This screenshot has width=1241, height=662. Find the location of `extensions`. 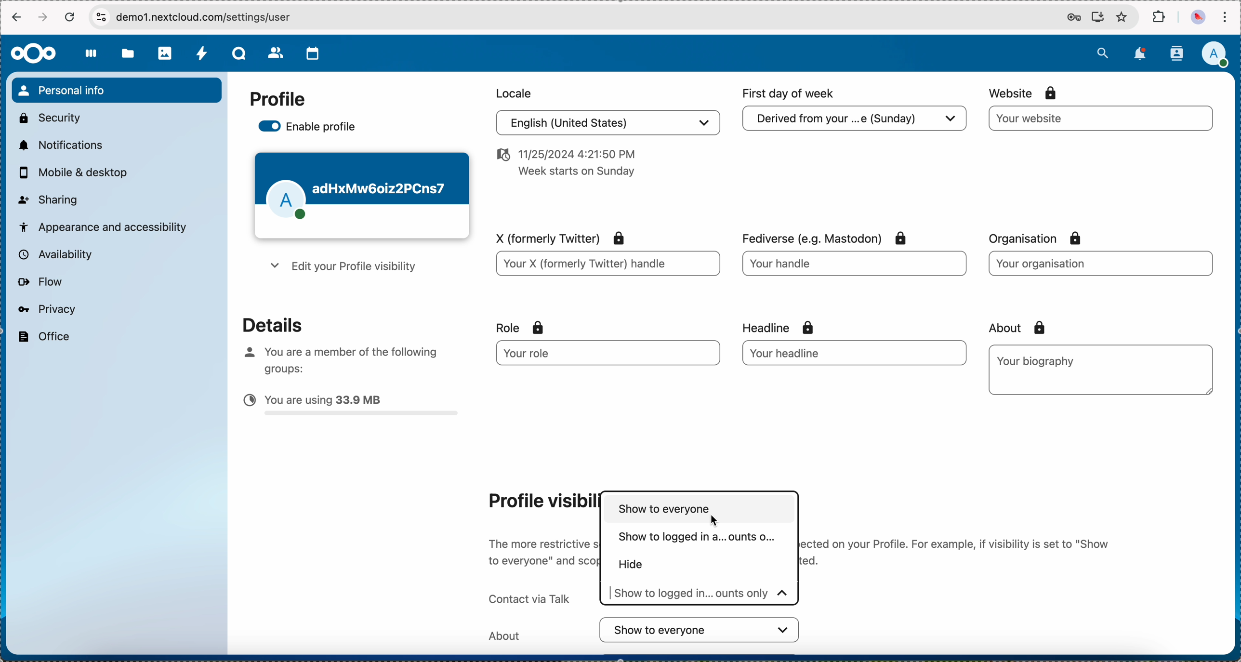

extensions is located at coordinates (1160, 17).